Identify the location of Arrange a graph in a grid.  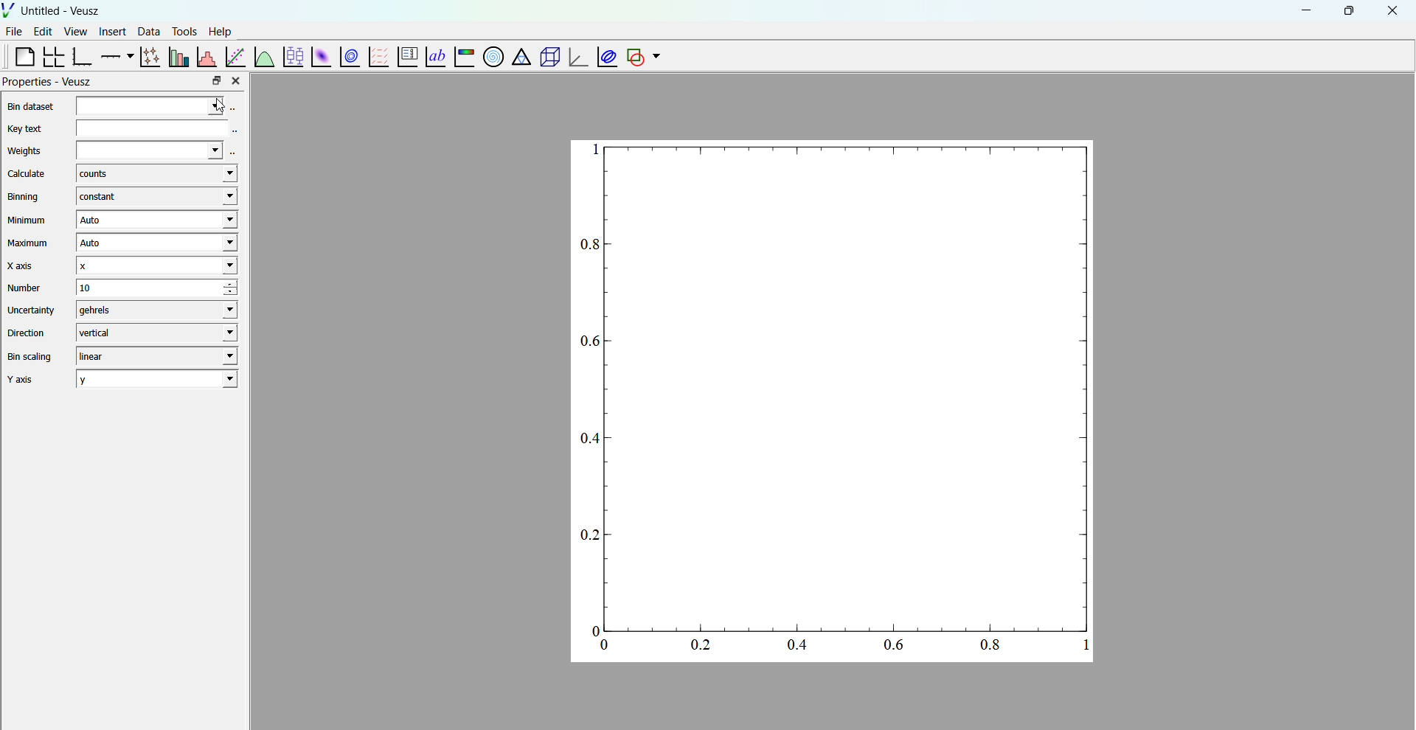
(52, 58).